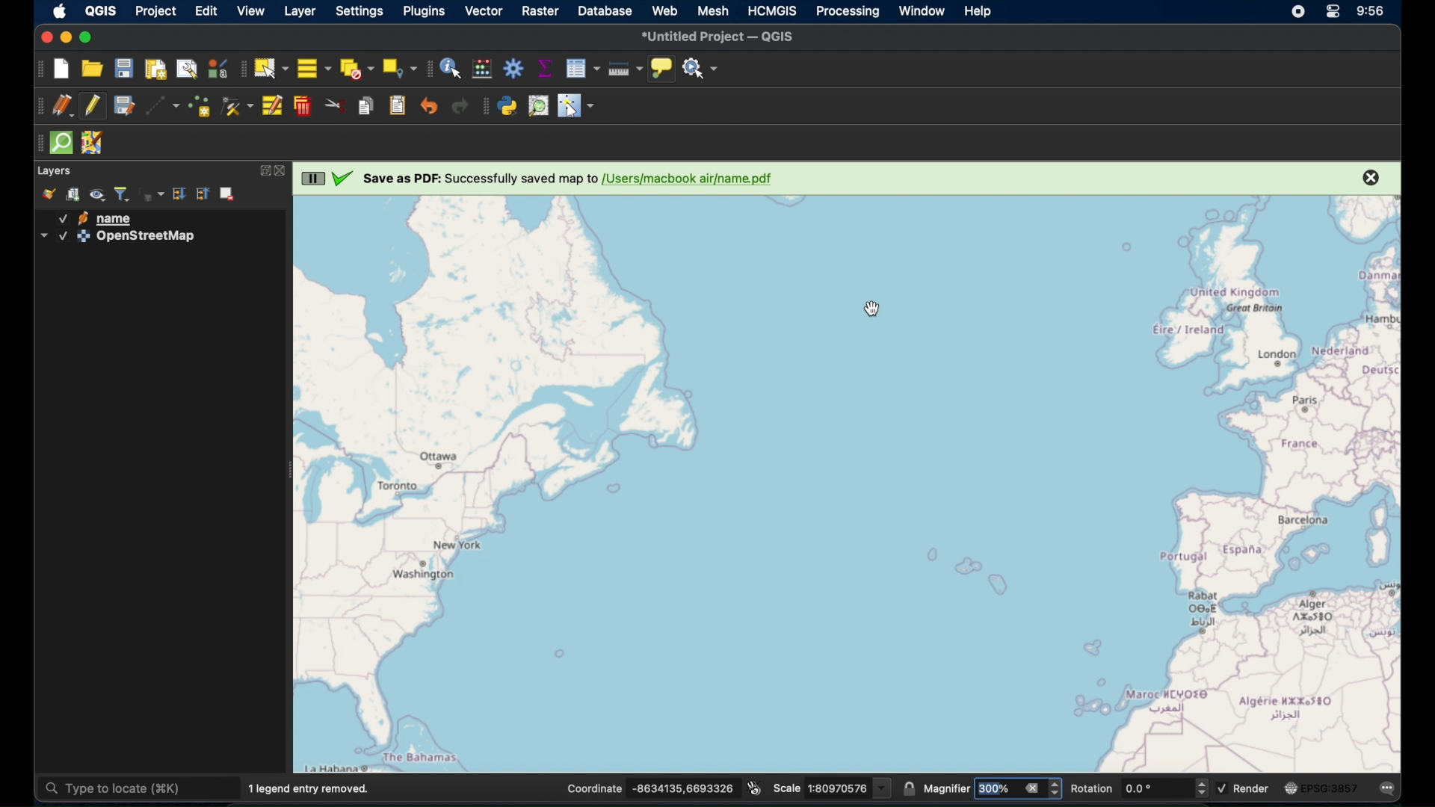 The height and width of the screenshot is (807, 1435). Describe the element at coordinates (833, 787) in the screenshot. I see `scale` at that location.